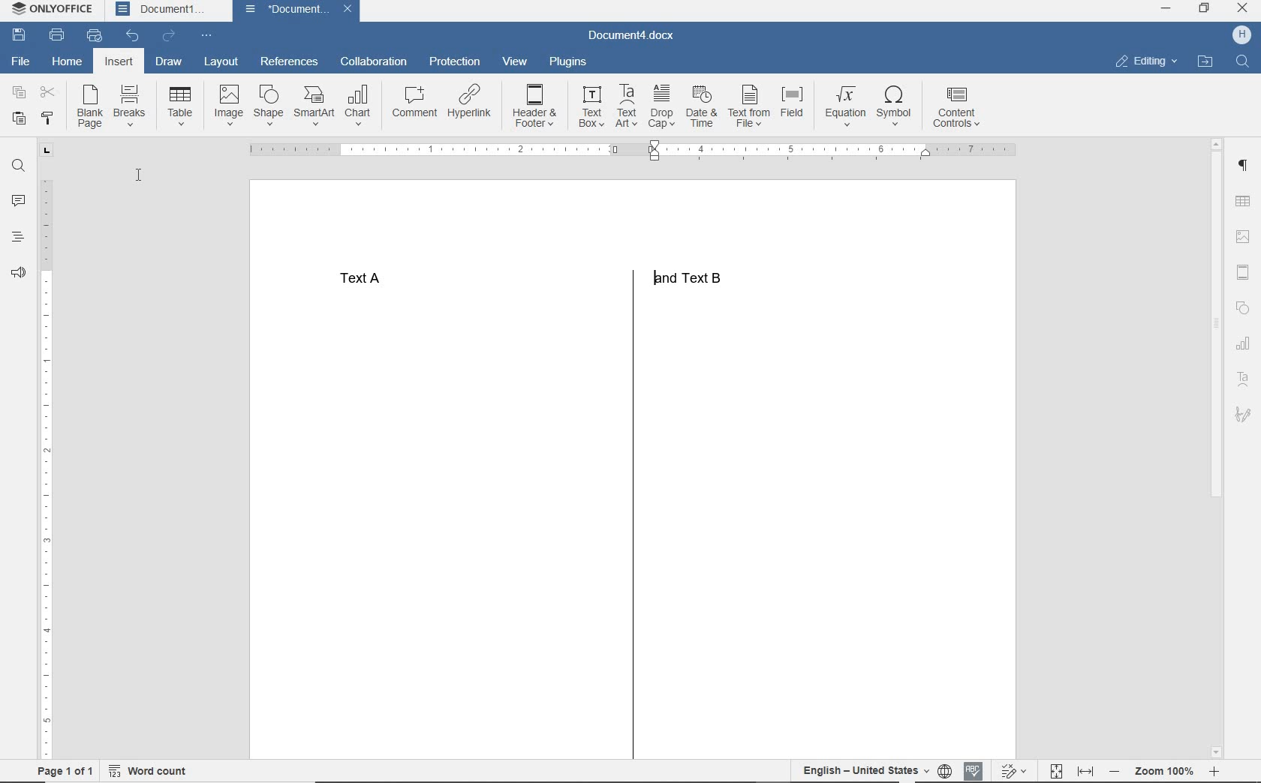  What do you see at coordinates (170, 61) in the screenshot?
I see `DRAW` at bounding box center [170, 61].